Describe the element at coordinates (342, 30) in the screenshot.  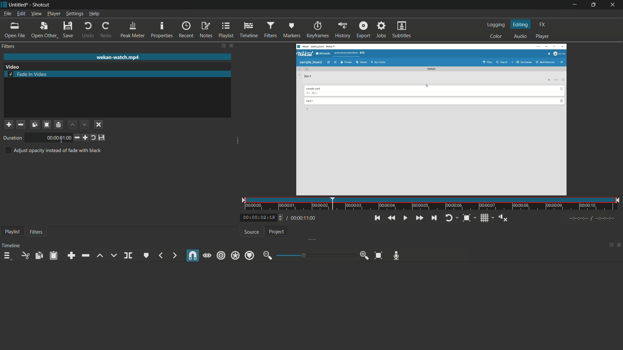
I see `history` at that location.